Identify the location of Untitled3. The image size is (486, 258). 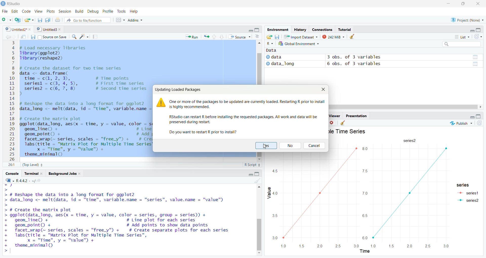
(46, 30).